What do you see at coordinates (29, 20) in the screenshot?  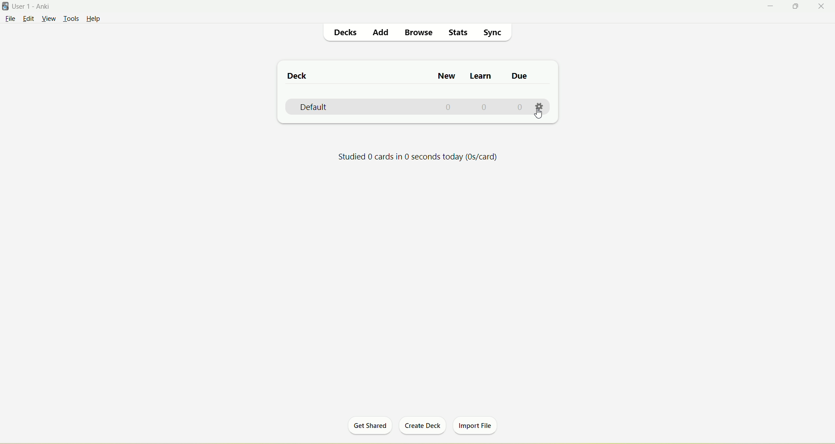 I see `edit` at bounding box center [29, 20].